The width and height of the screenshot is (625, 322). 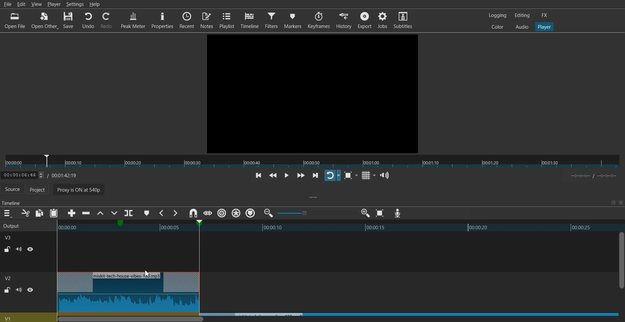 What do you see at coordinates (30, 290) in the screenshot?
I see `Hide` at bounding box center [30, 290].